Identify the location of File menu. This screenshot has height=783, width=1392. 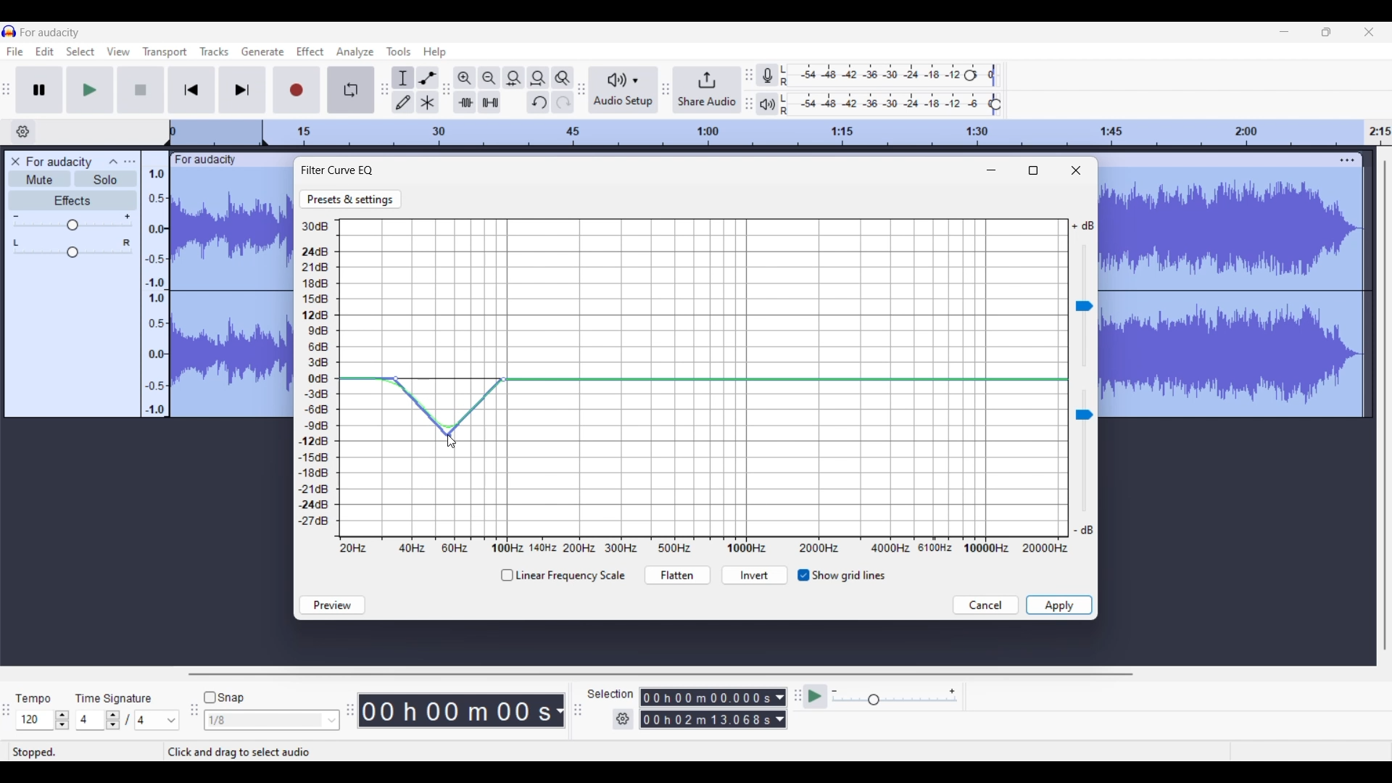
(14, 52).